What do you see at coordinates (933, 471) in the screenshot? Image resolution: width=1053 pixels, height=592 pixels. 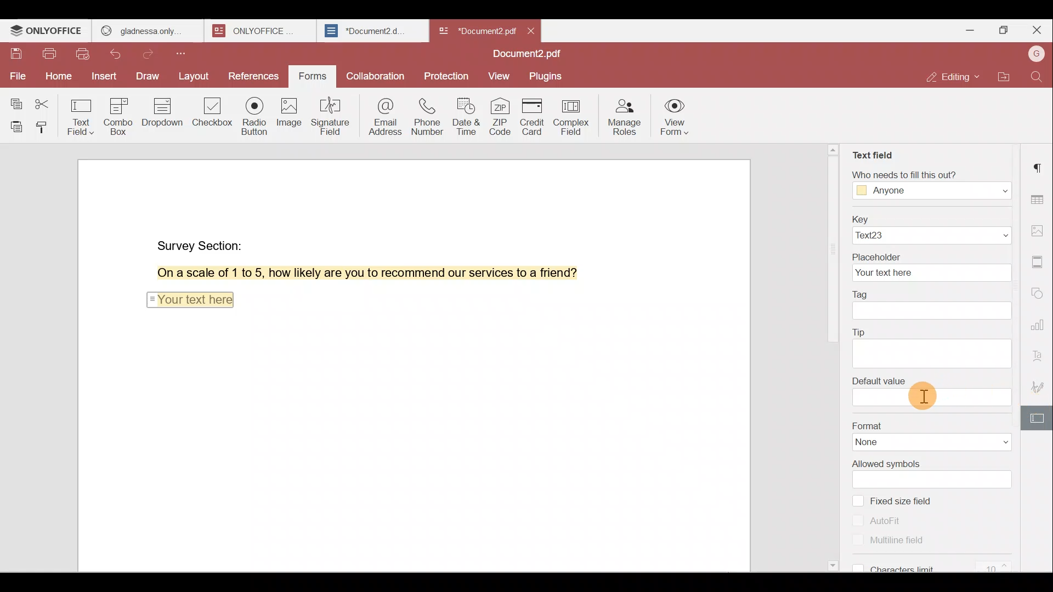 I see `Allowed symbols` at bounding box center [933, 471].